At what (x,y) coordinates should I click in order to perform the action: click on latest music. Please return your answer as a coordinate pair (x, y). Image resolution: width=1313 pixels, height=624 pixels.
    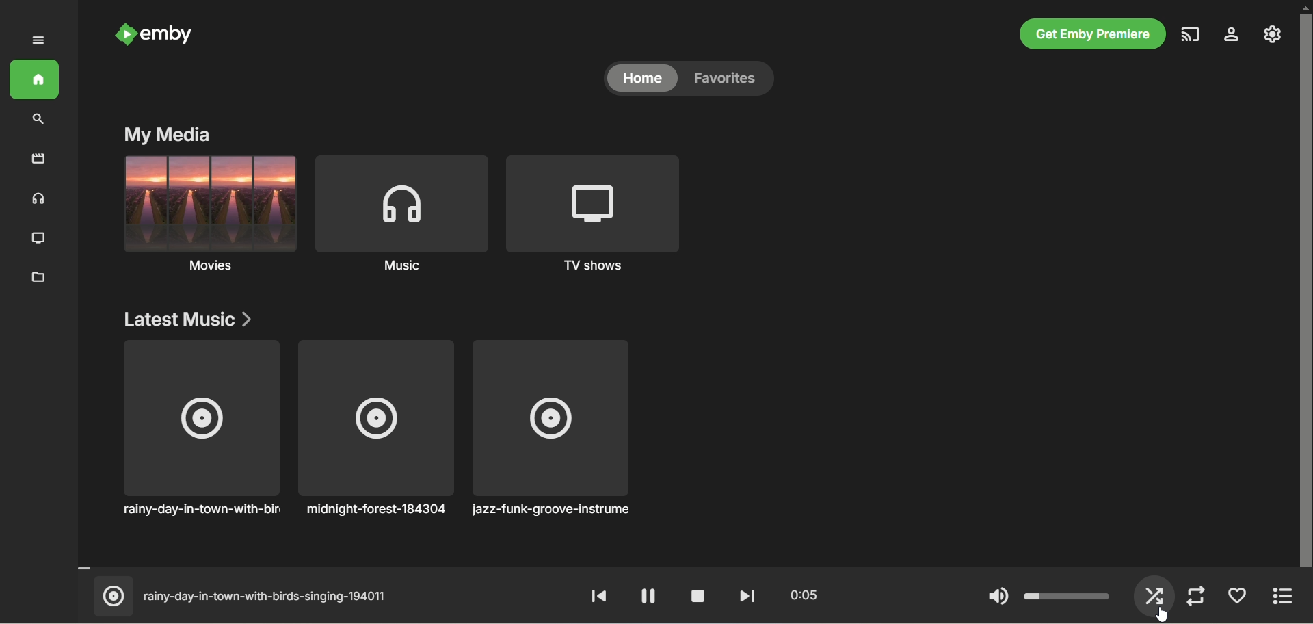
    Looking at the image, I should click on (187, 319).